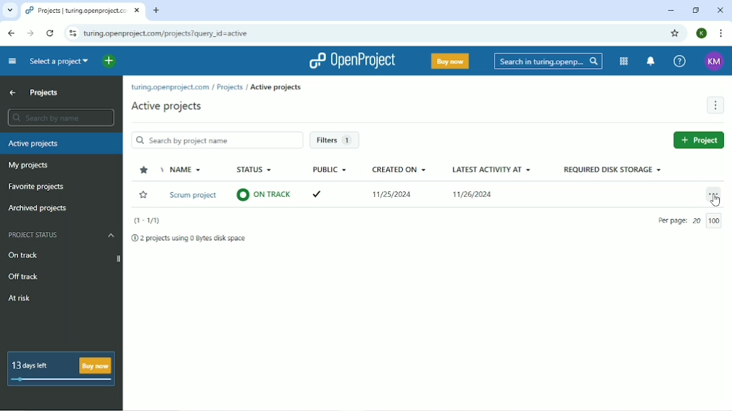 This screenshot has height=411, width=732. Describe the element at coordinates (13, 62) in the screenshot. I see `Collapse project menu` at that location.